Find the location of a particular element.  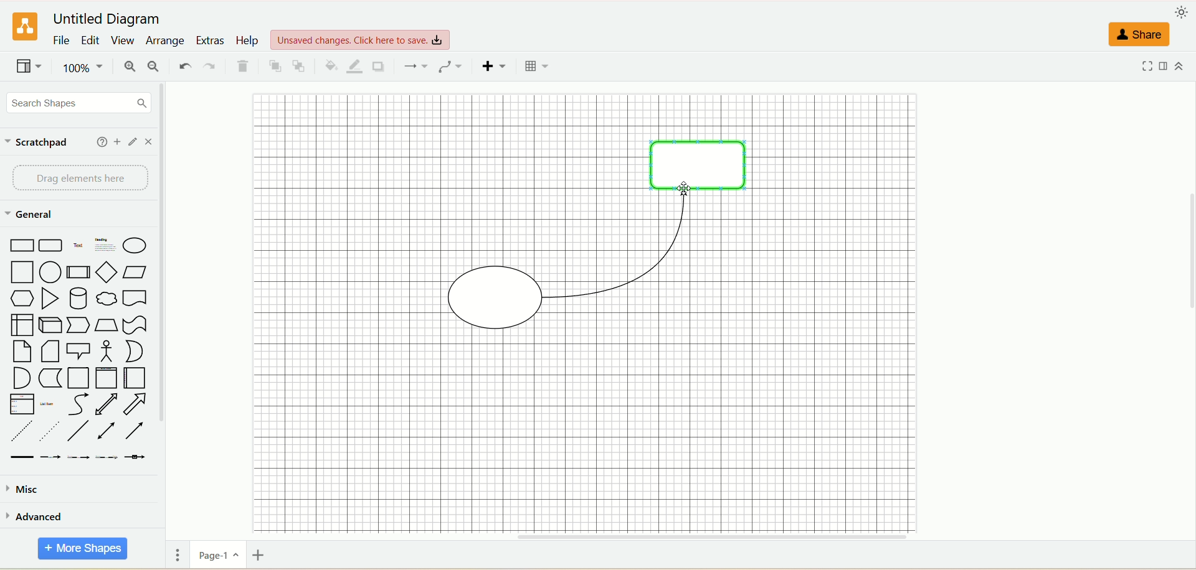

page-1 is located at coordinates (216, 554).